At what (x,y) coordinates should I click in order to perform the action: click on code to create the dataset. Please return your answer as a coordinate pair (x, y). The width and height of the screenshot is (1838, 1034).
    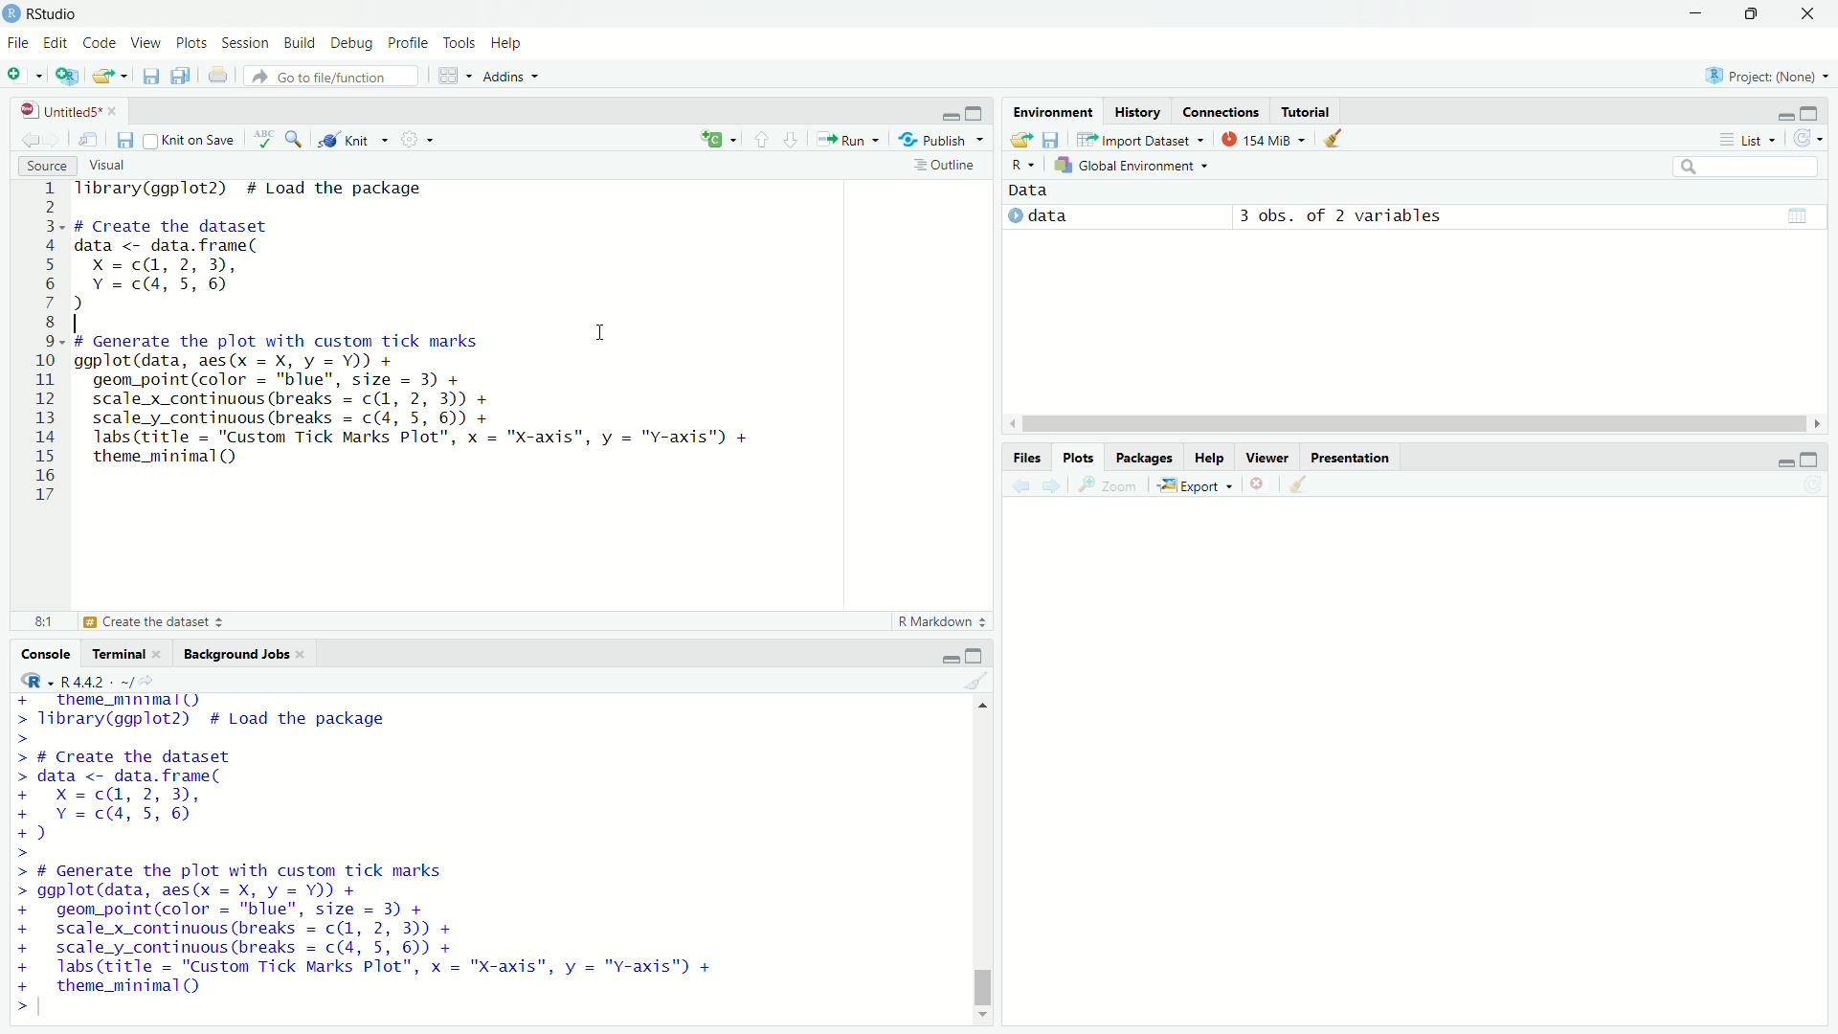
    Looking at the image, I should click on (240, 264).